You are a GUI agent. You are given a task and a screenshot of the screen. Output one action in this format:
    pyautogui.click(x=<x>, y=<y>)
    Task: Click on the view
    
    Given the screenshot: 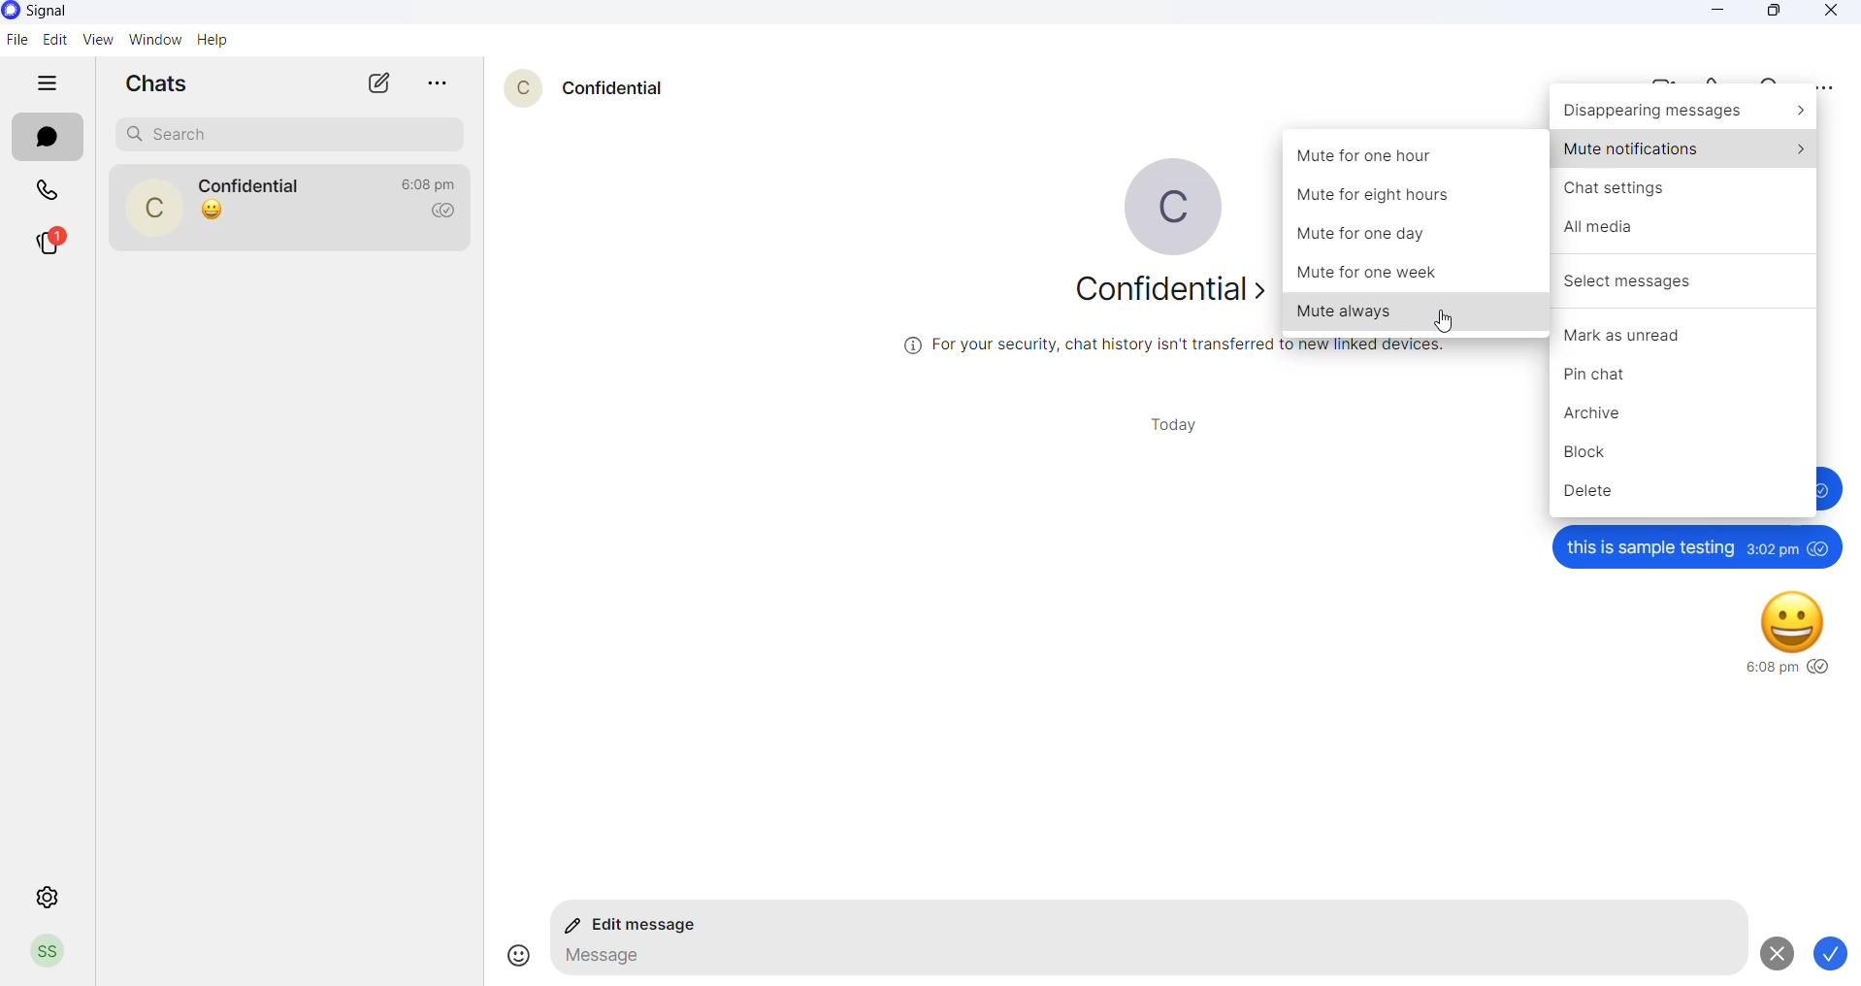 What is the action you would take?
    pyautogui.click(x=92, y=40)
    